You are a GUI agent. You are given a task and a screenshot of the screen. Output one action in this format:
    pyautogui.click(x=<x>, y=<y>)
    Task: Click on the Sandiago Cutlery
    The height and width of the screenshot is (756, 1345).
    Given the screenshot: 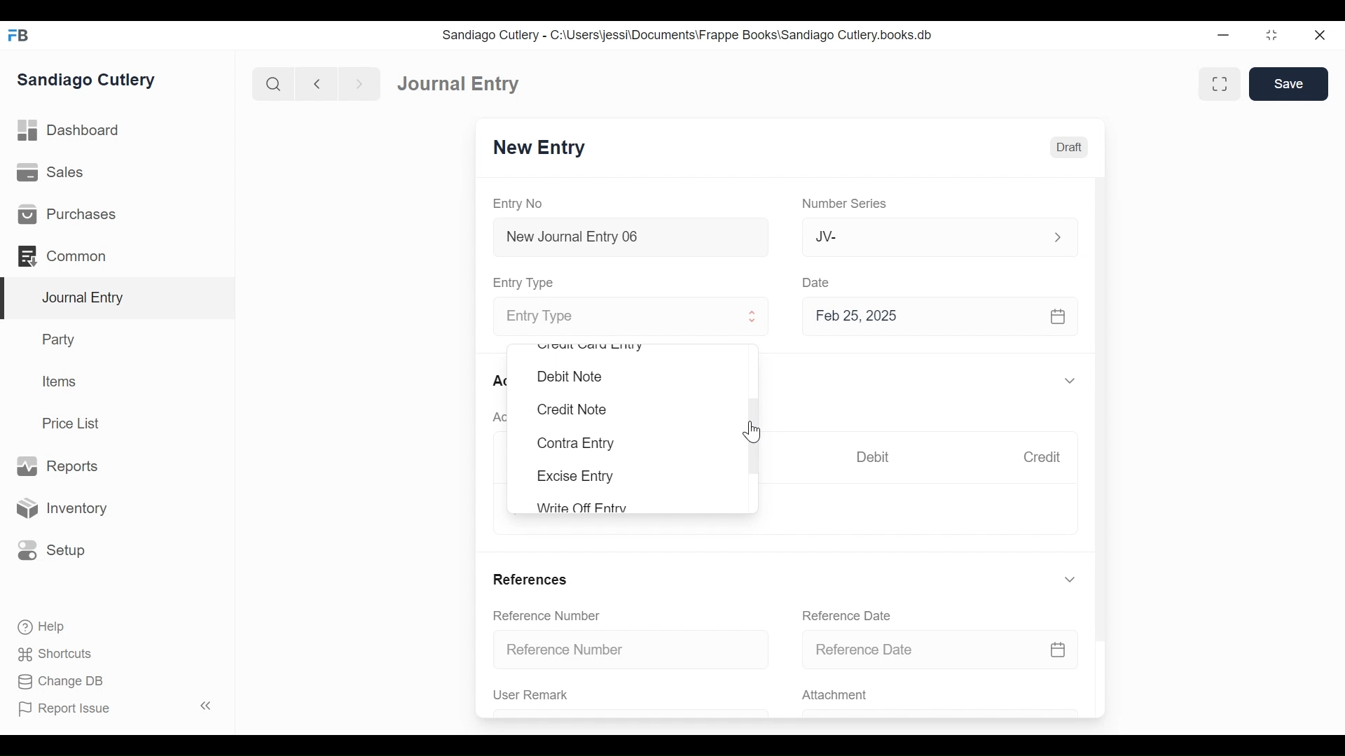 What is the action you would take?
    pyautogui.click(x=88, y=80)
    